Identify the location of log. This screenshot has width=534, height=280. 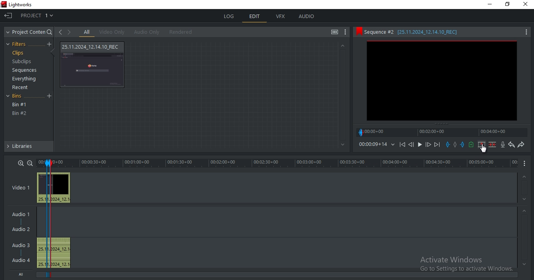
(230, 16).